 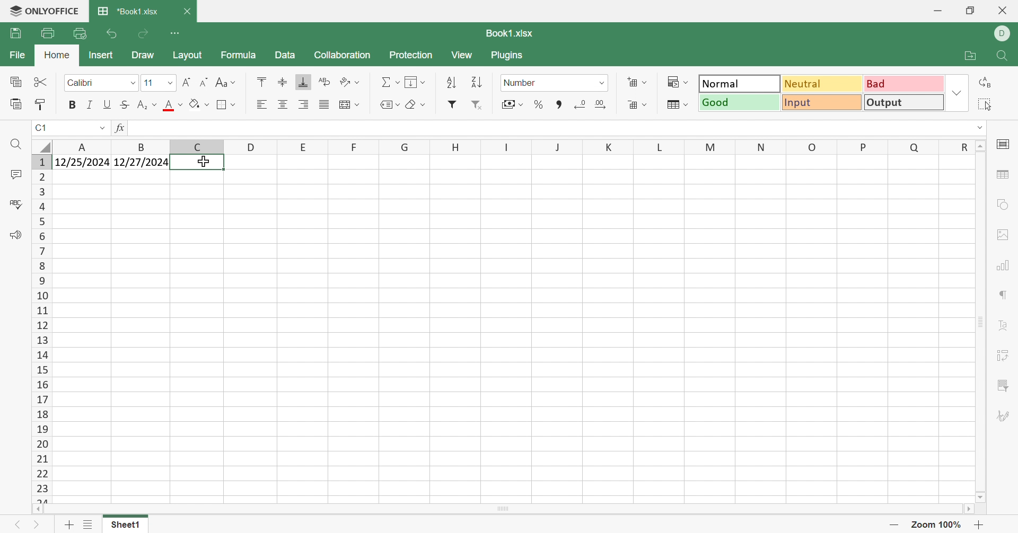 I want to click on A1, so click(x=44, y=128).